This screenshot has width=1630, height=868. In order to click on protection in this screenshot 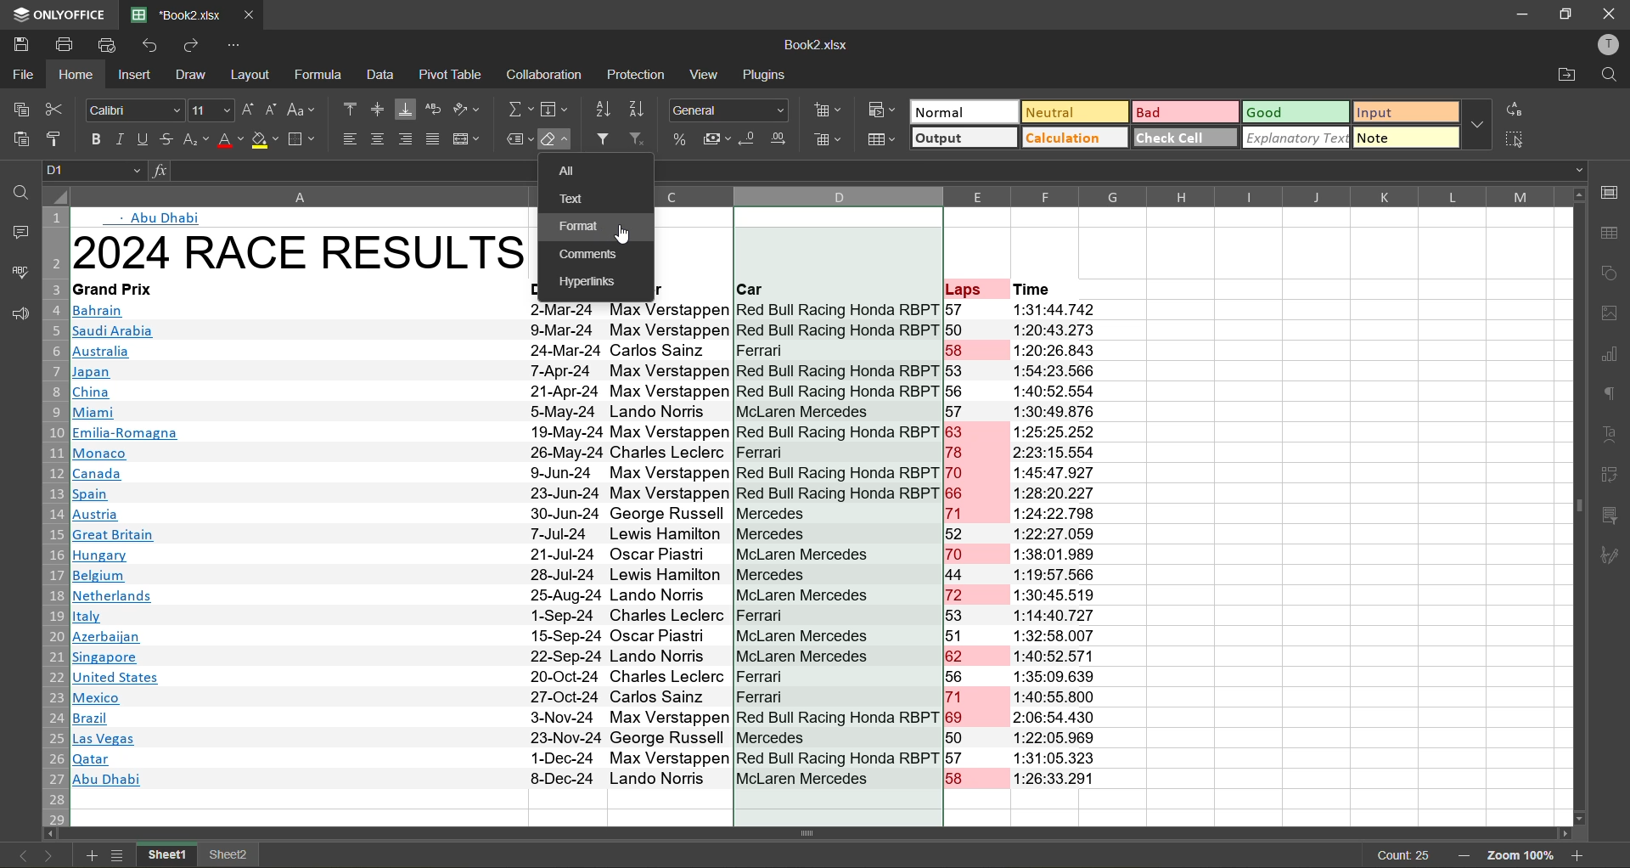, I will do `click(637, 72)`.